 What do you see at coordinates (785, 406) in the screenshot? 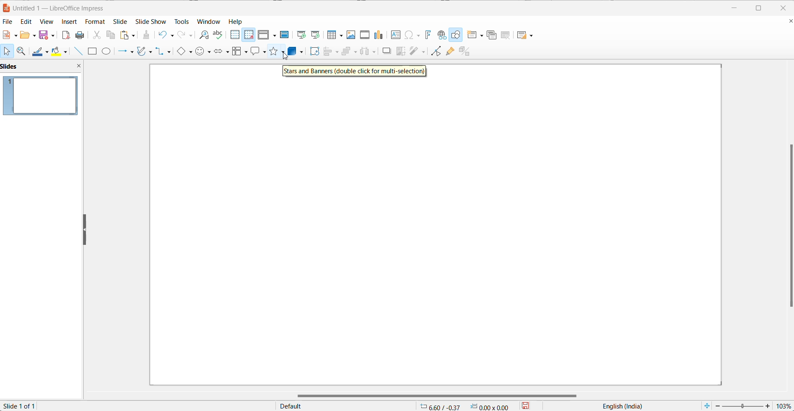
I see `zoom percentage` at bounding box center [785, 406].